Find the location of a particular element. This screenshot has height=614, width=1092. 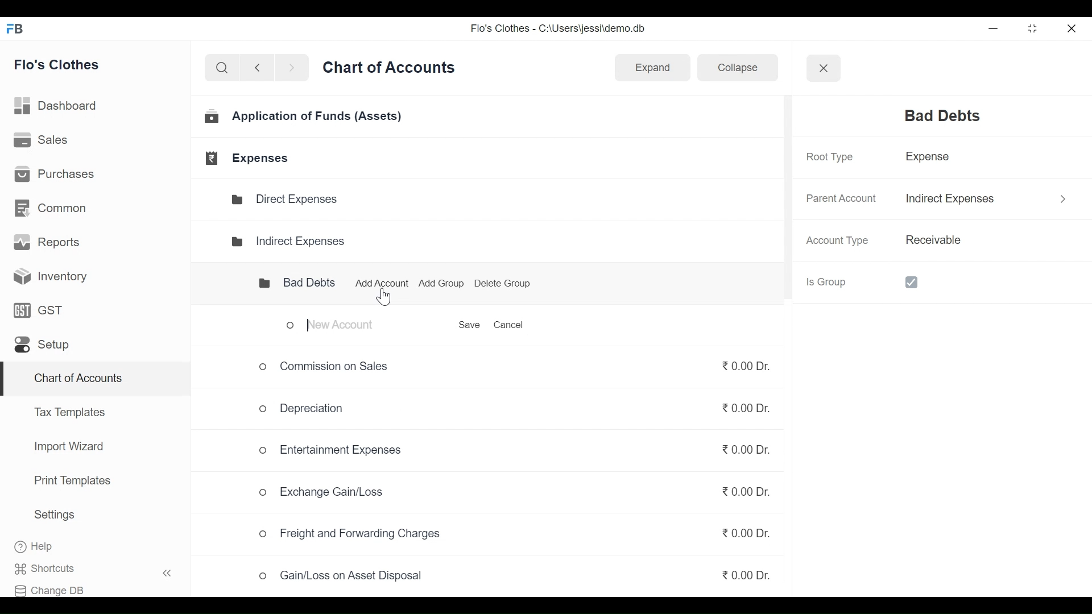

Indirect Expenses is located at coordinates (288, 240).